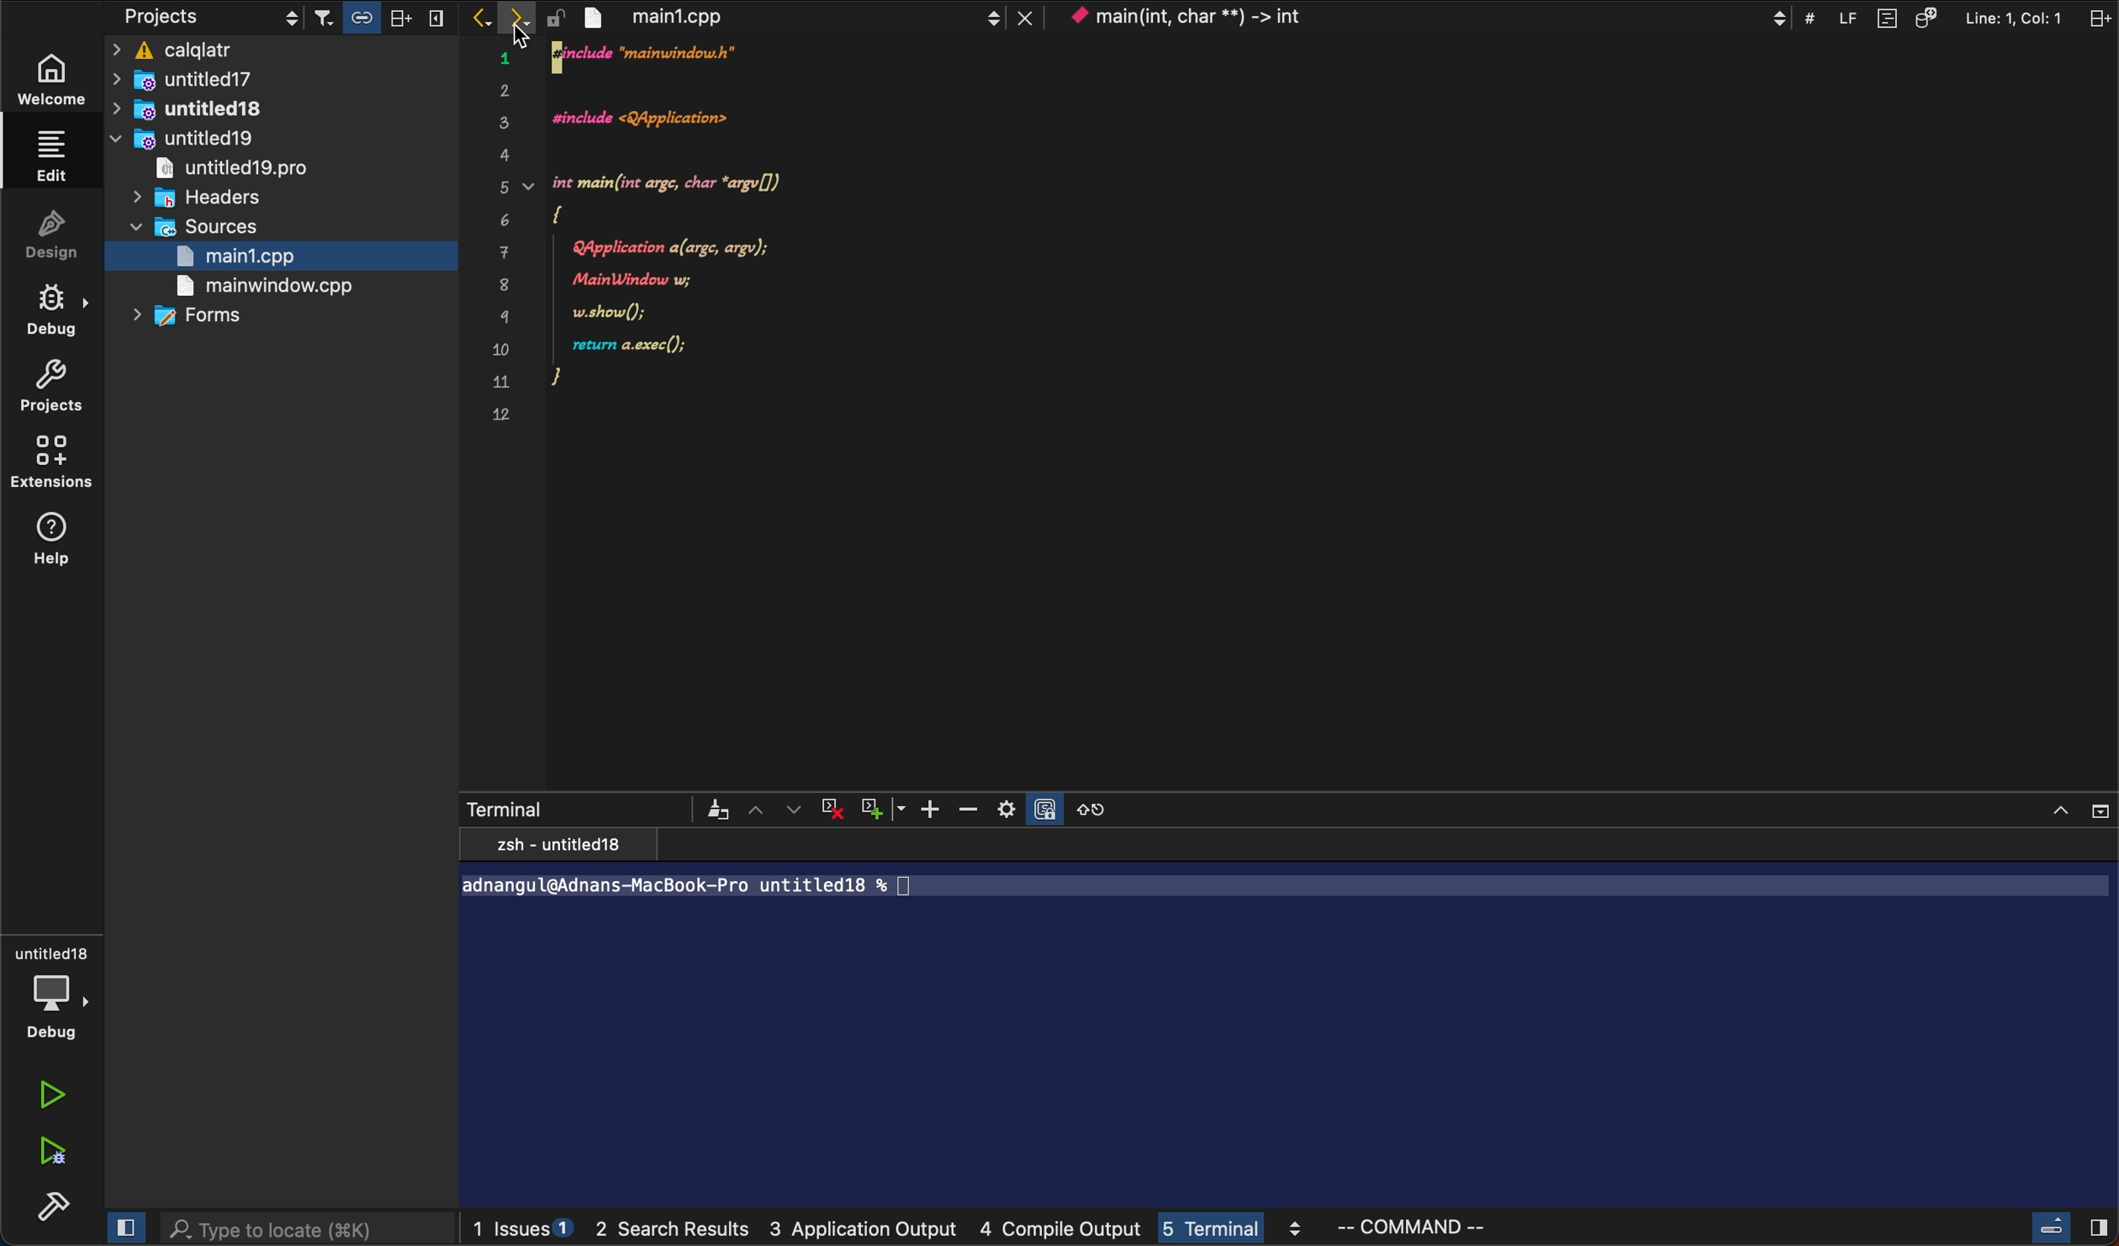 The width and height of the screenshot is (2119, 1246). What do you see at coordinates (2058, 809) in the screenshot?
I see `Arrow Up` at bounding box center [2058, 809].